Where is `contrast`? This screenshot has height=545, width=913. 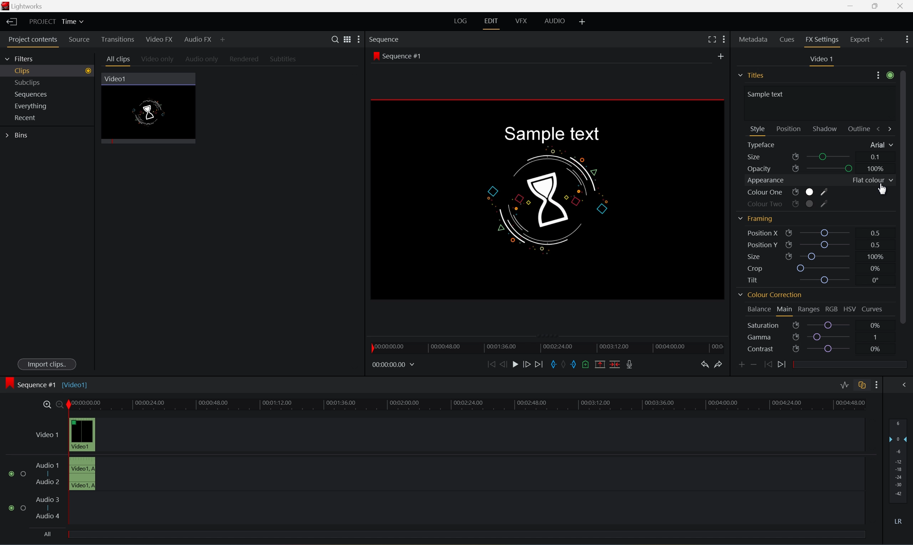 contrast is located at coordinates (773, 350).